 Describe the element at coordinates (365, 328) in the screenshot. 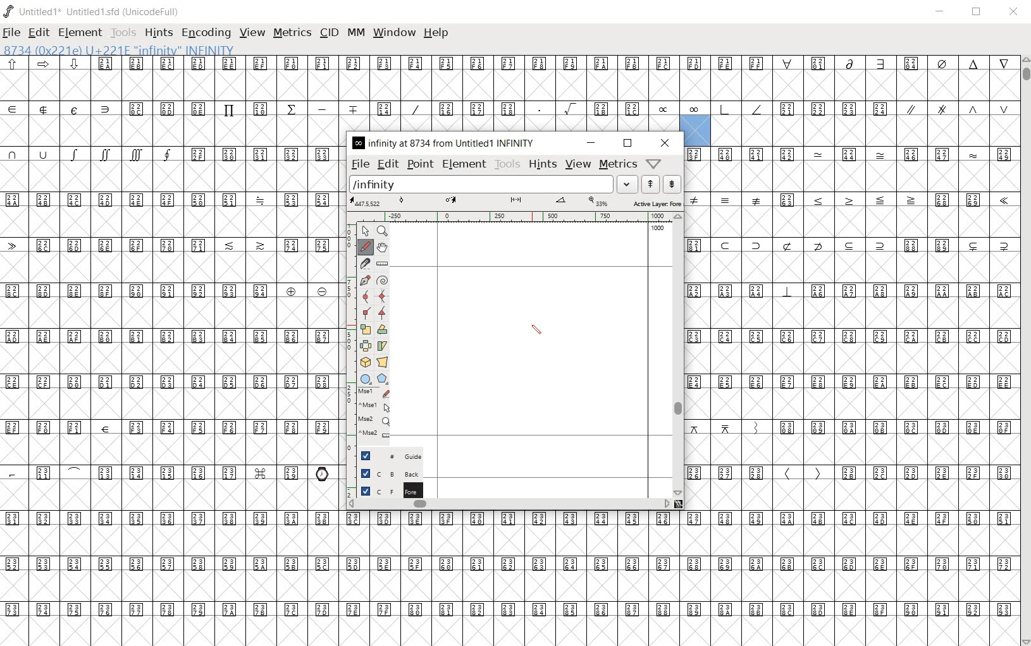

I see `scale the selection` at that location.